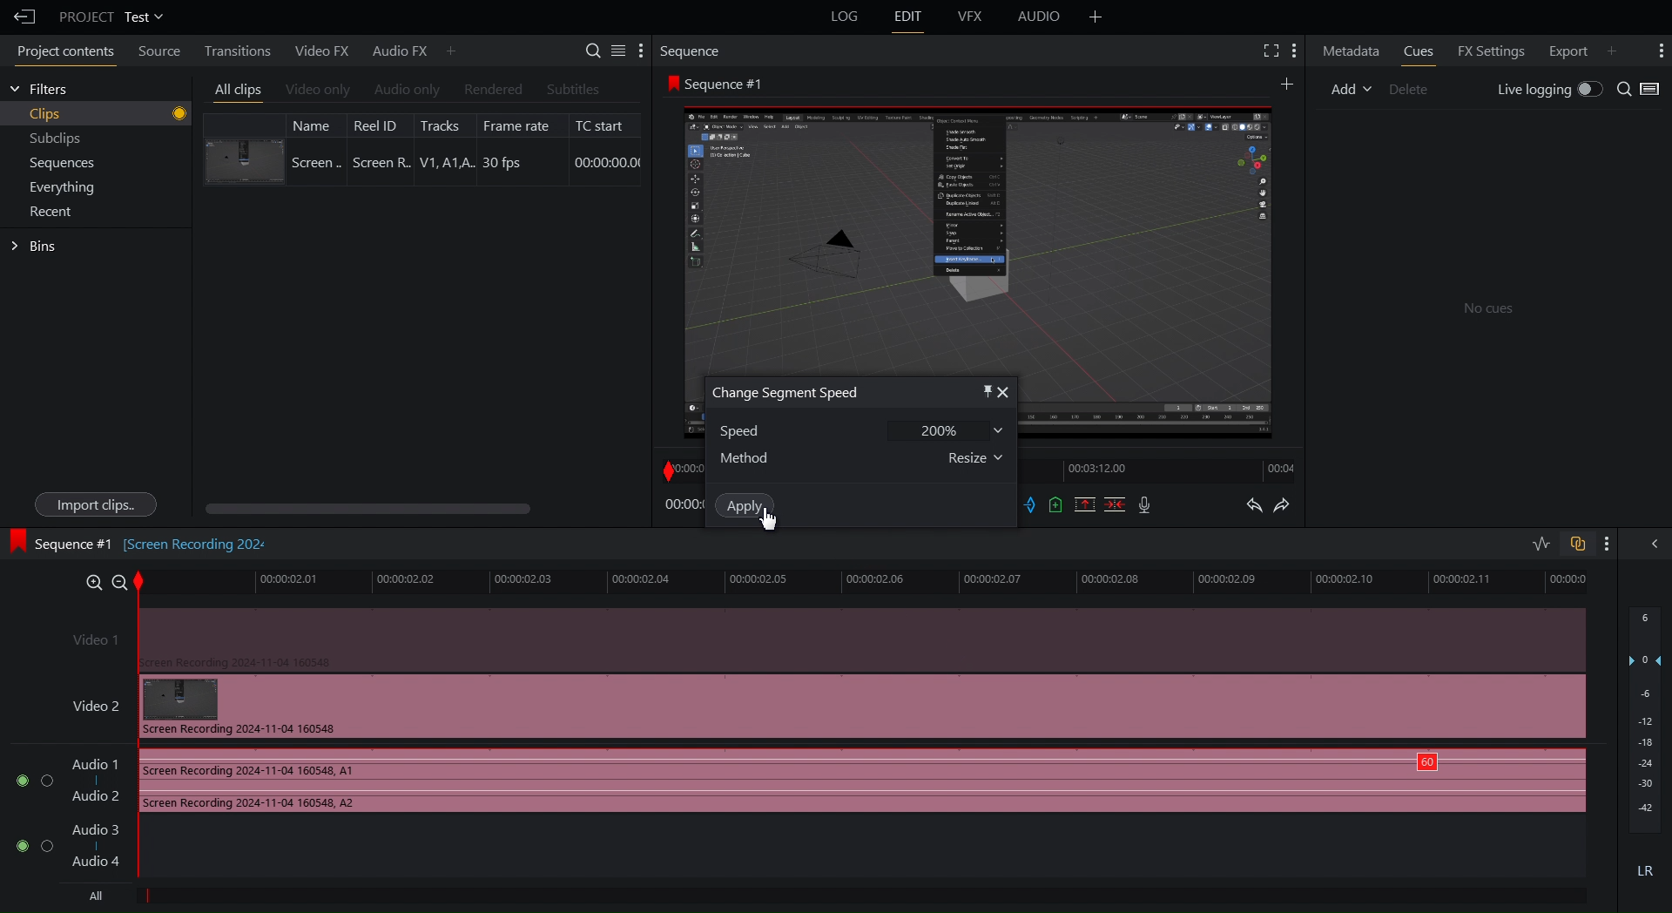 Image resolution: width=1672 pixels, height=913 pixels. Describe the element at coordinates (819, 707) in the screenshot. I see `Video 2` at that location.